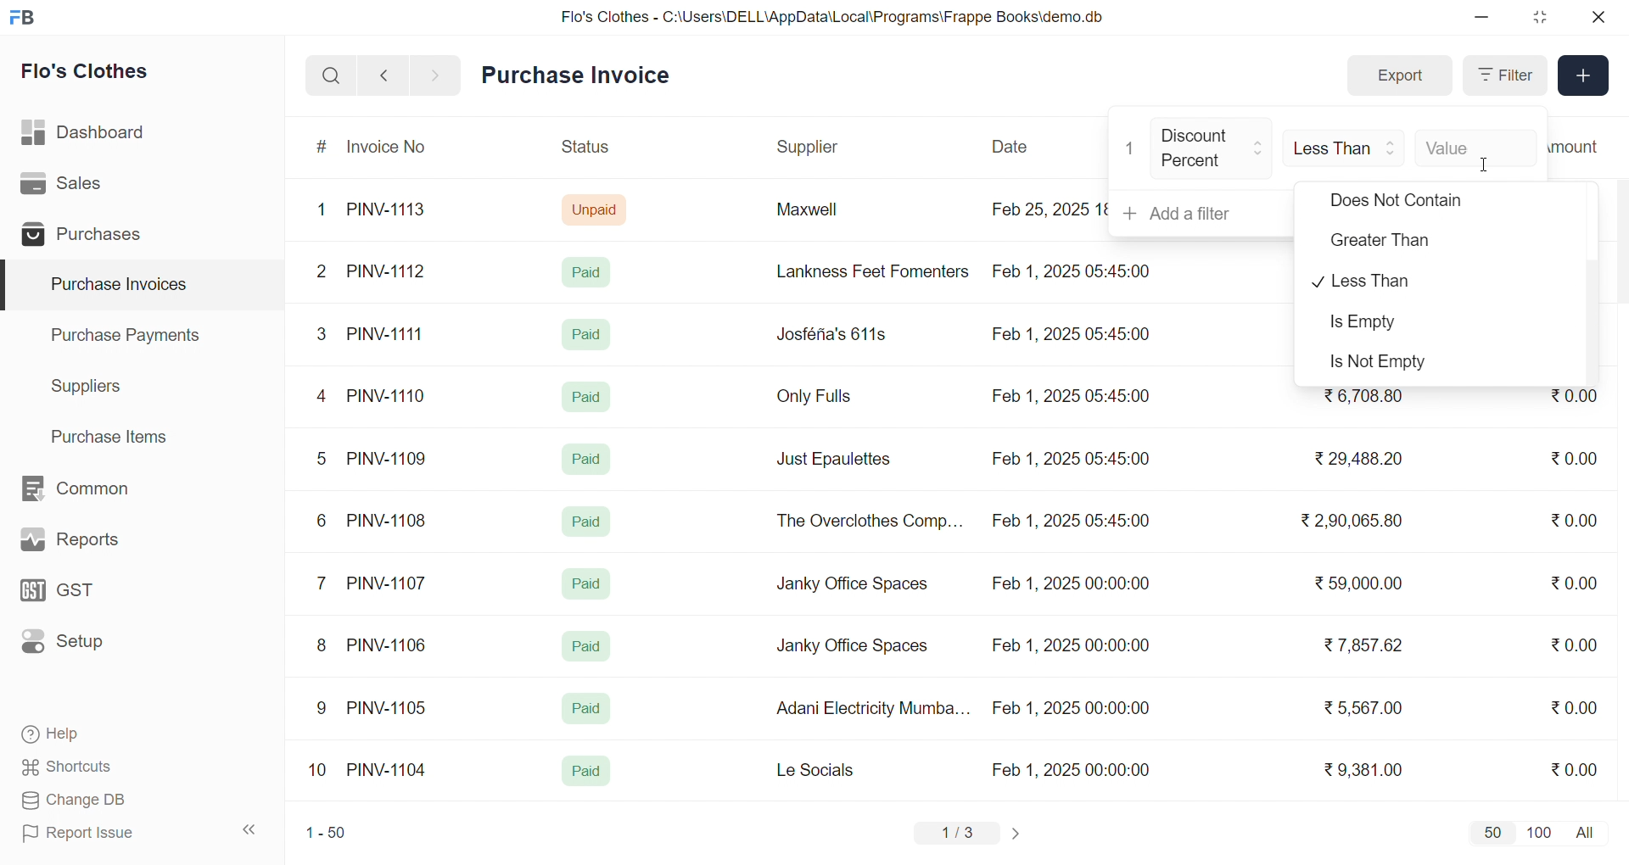  What do you see at coordinates (325, 582) in the screenshot?
I see `7` at bounding box center [325, 582].